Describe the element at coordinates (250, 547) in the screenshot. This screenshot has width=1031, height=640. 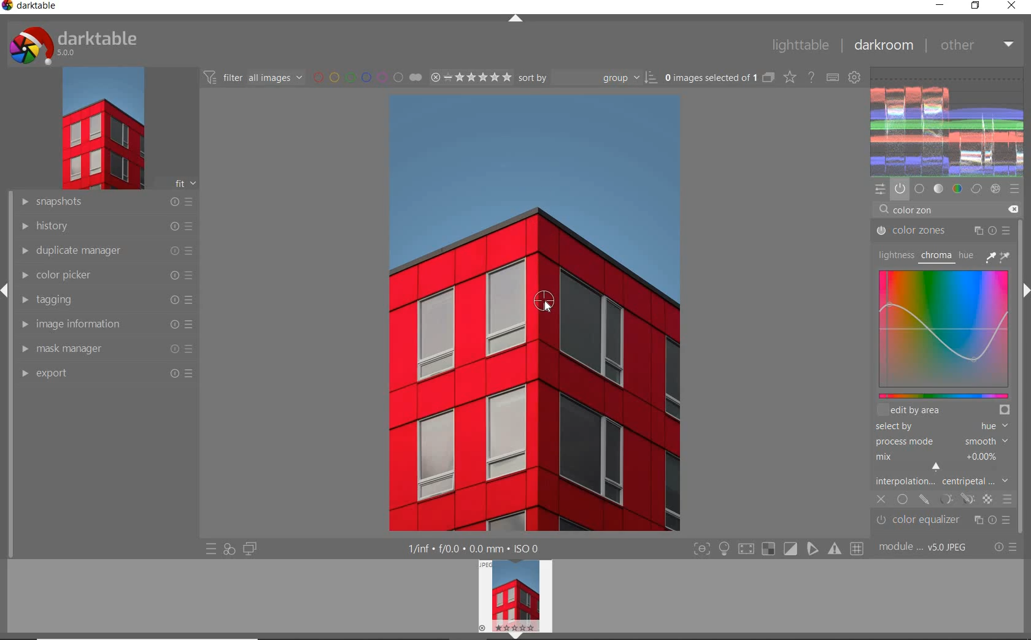
I see `display a second darkroom image widow` at that location.